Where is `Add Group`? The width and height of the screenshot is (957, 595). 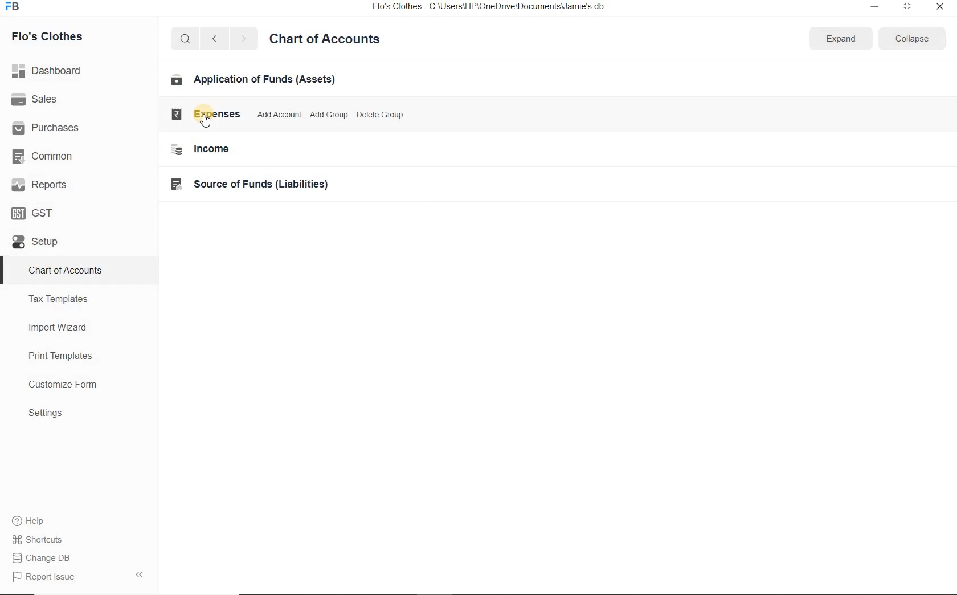
Add Group is located at coordinates (329, 115).